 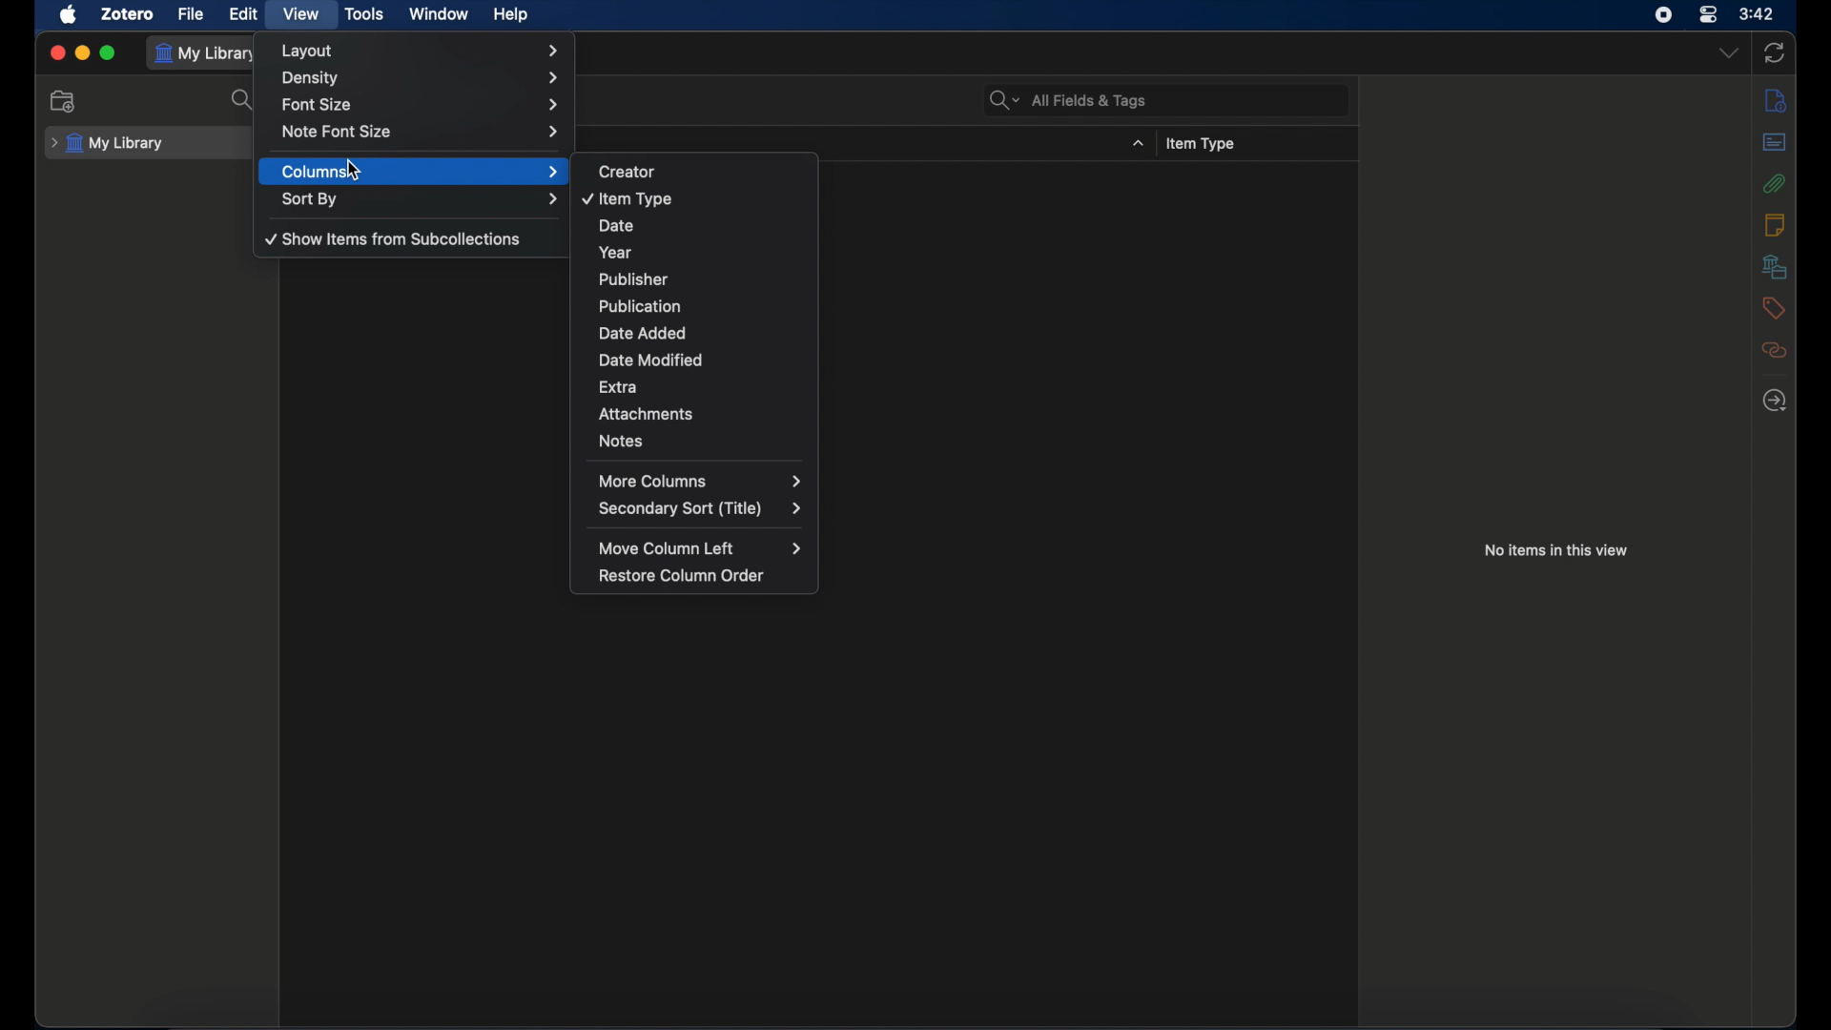 I want to click on secondary sort, so click(x=702, y=508).